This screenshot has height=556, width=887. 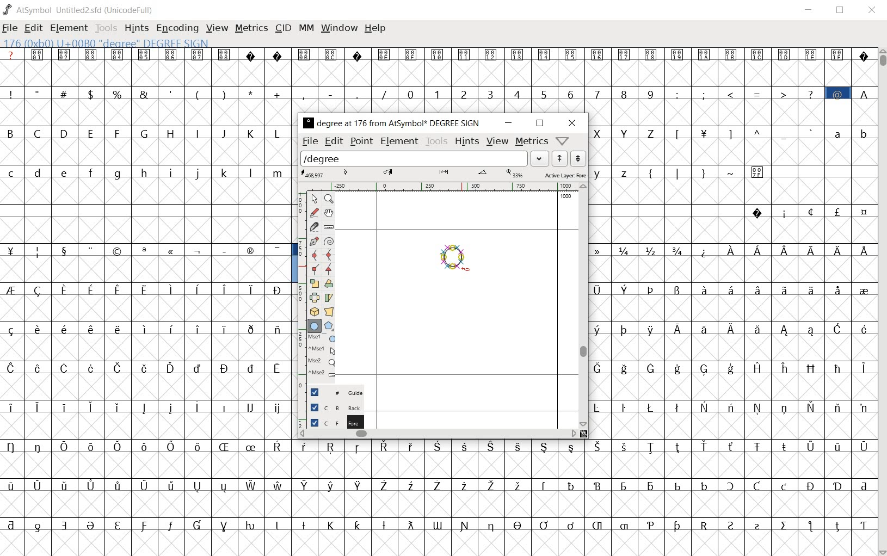 I want to click on tools, so click(x=436, y=141).